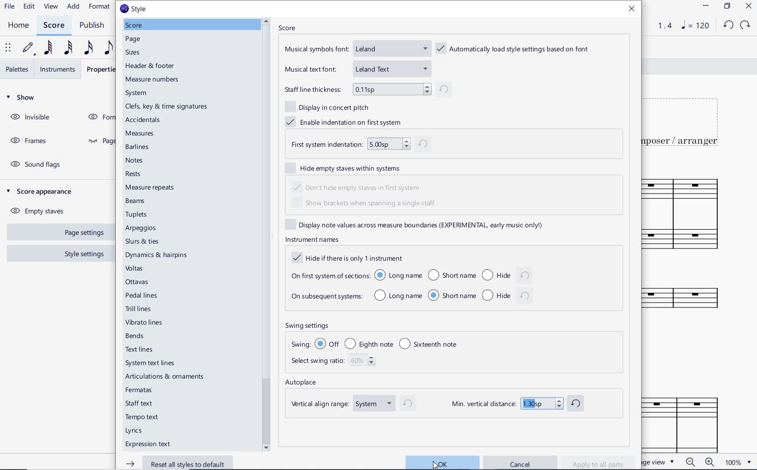  Describe the element at coordinates (437, 464) in the screenshot. I see `cursor` at that location.